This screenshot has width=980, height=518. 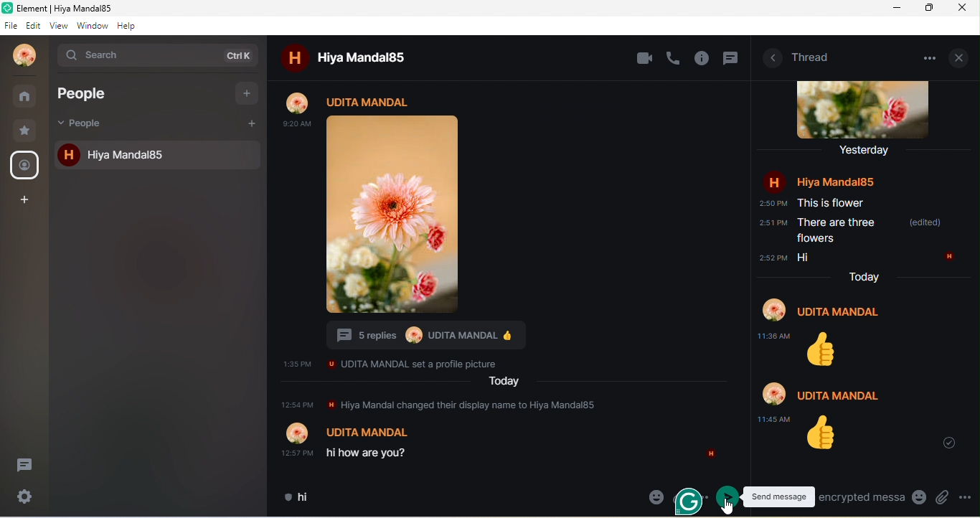 I want to click on 12:57 PM, so click(x=298, y=453).